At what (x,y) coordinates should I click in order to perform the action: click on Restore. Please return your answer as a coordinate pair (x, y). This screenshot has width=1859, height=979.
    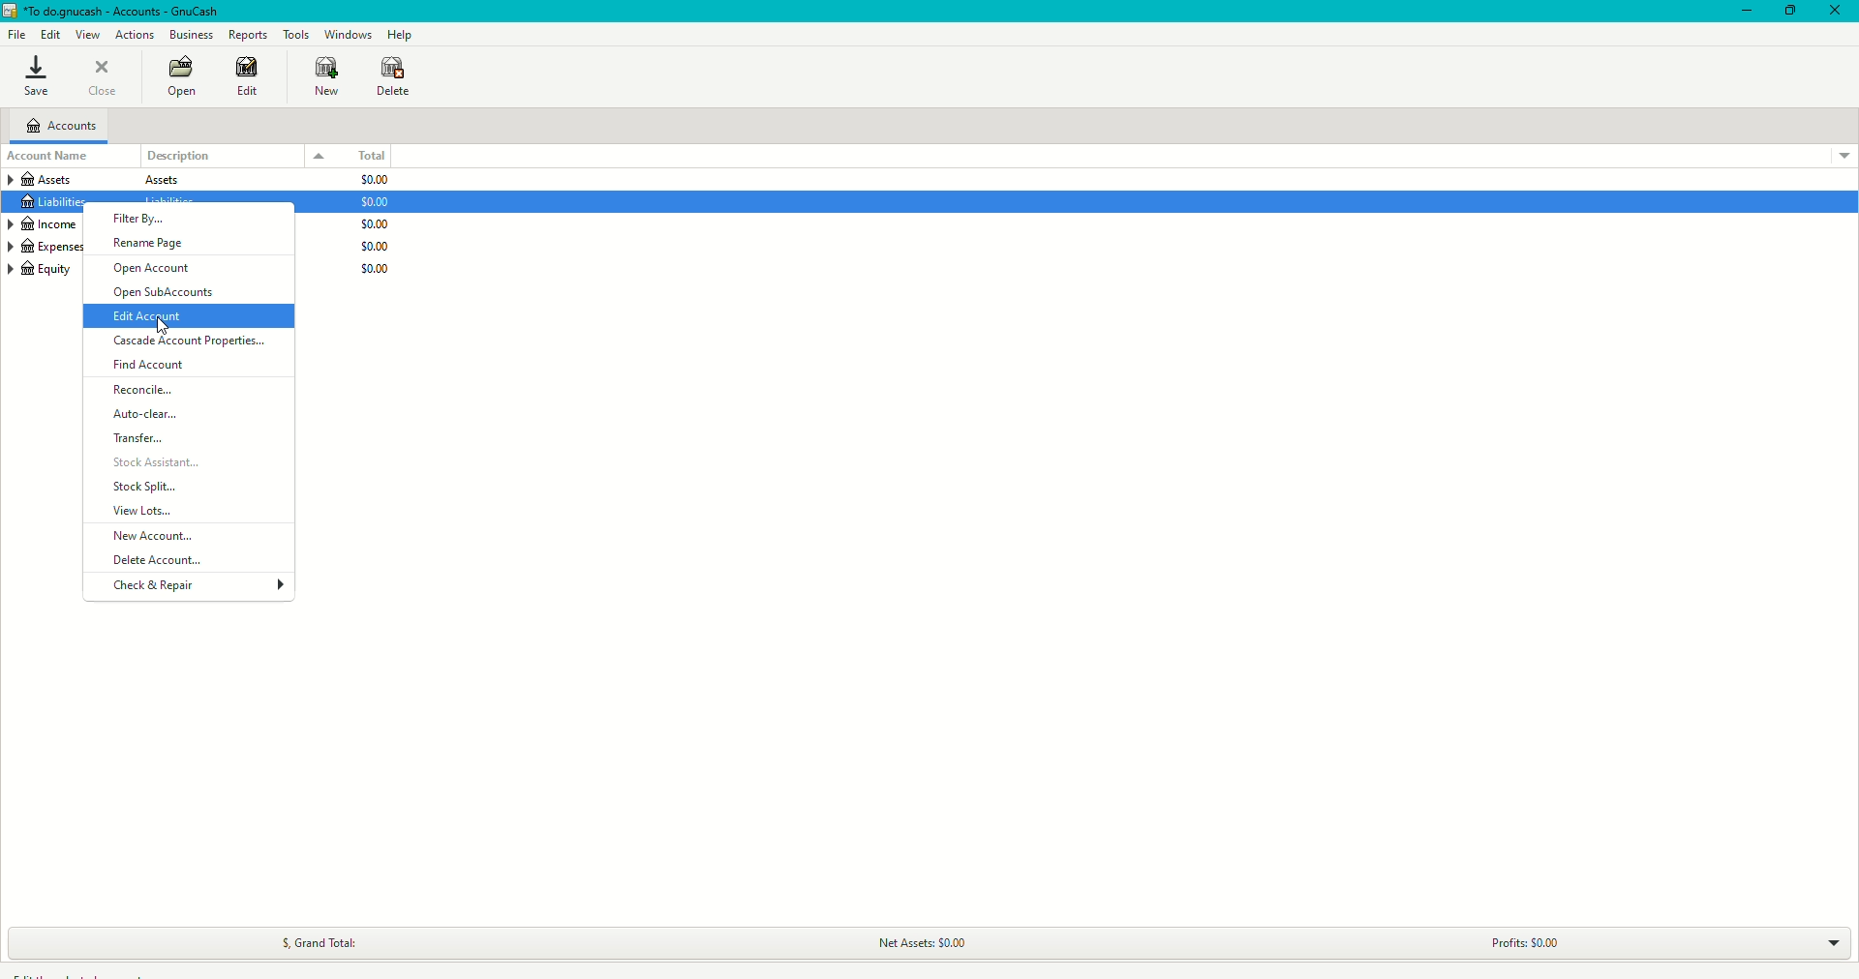
    Looking at the image, I should click on (1785, 11).